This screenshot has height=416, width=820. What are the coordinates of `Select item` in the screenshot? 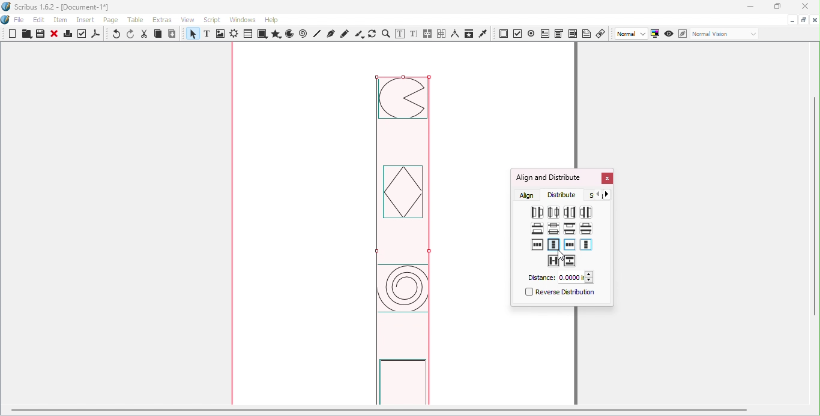 It's located at (191, 35).